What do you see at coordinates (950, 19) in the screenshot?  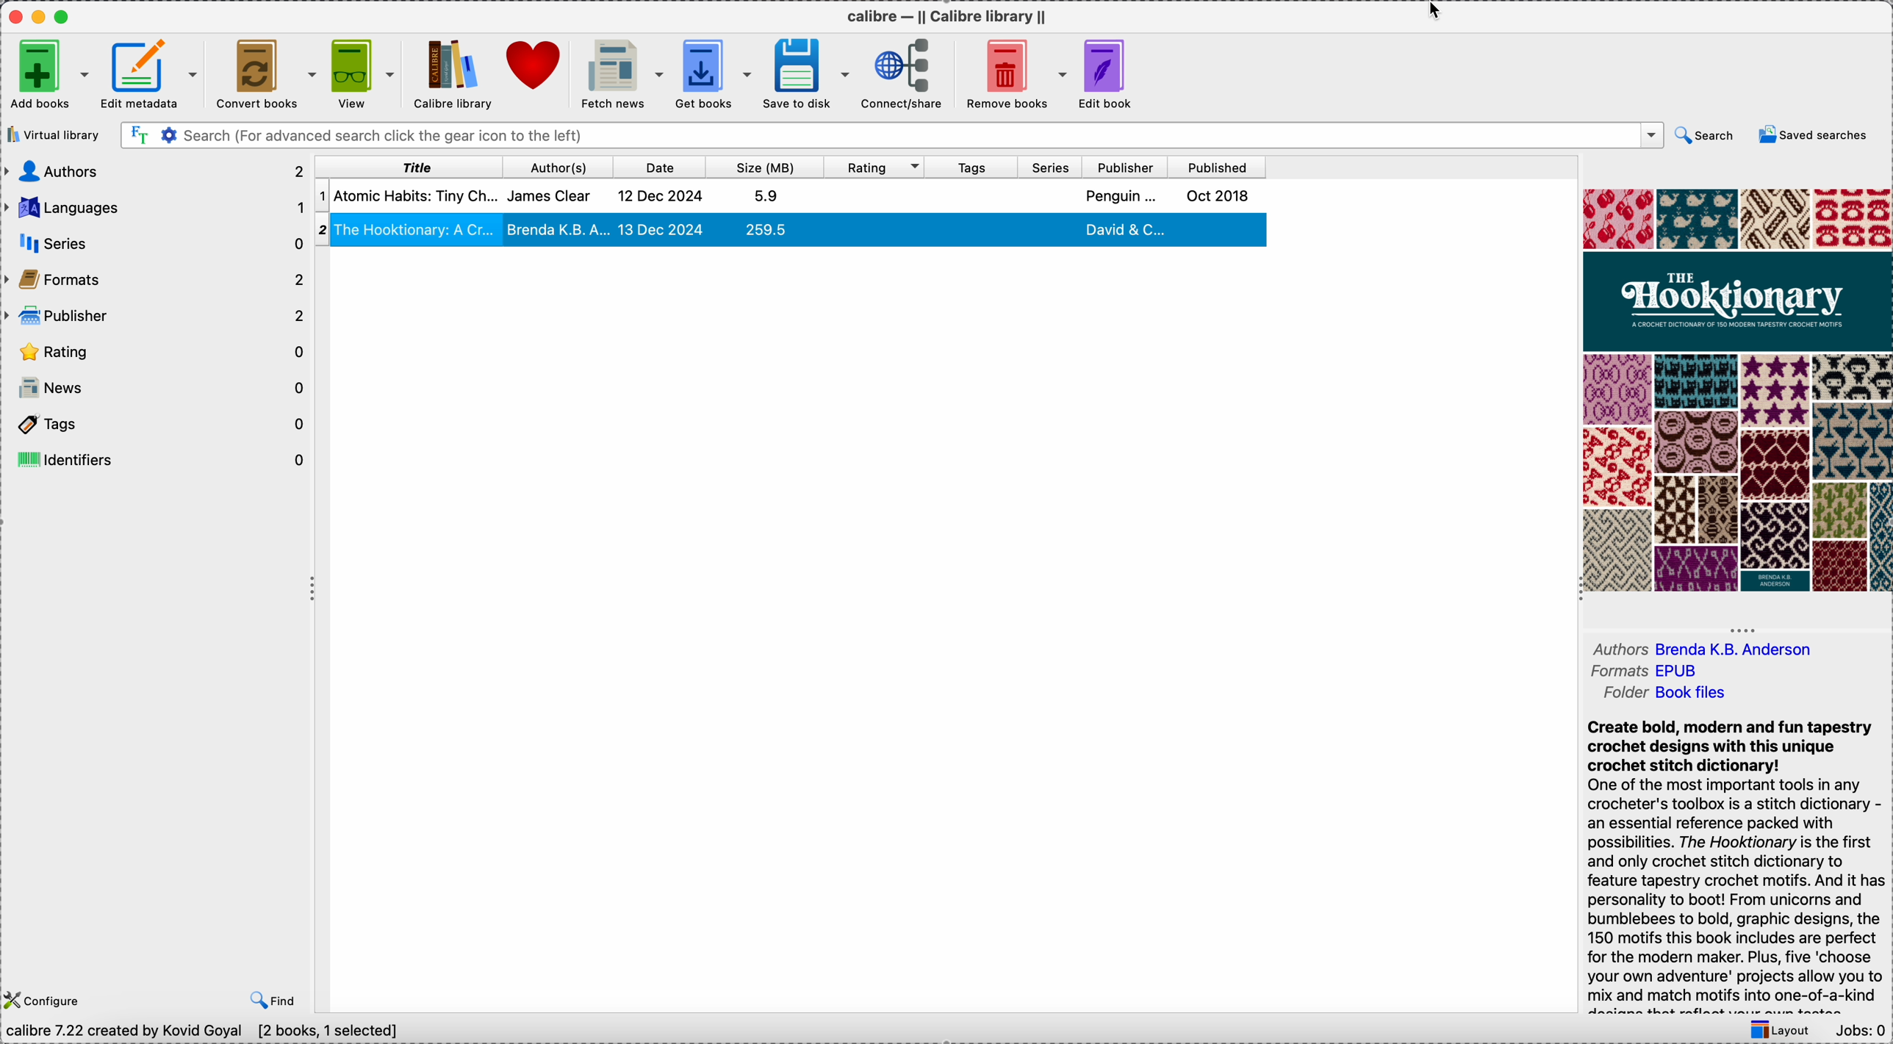 I see `calibre` at bounding box center [950, 19].